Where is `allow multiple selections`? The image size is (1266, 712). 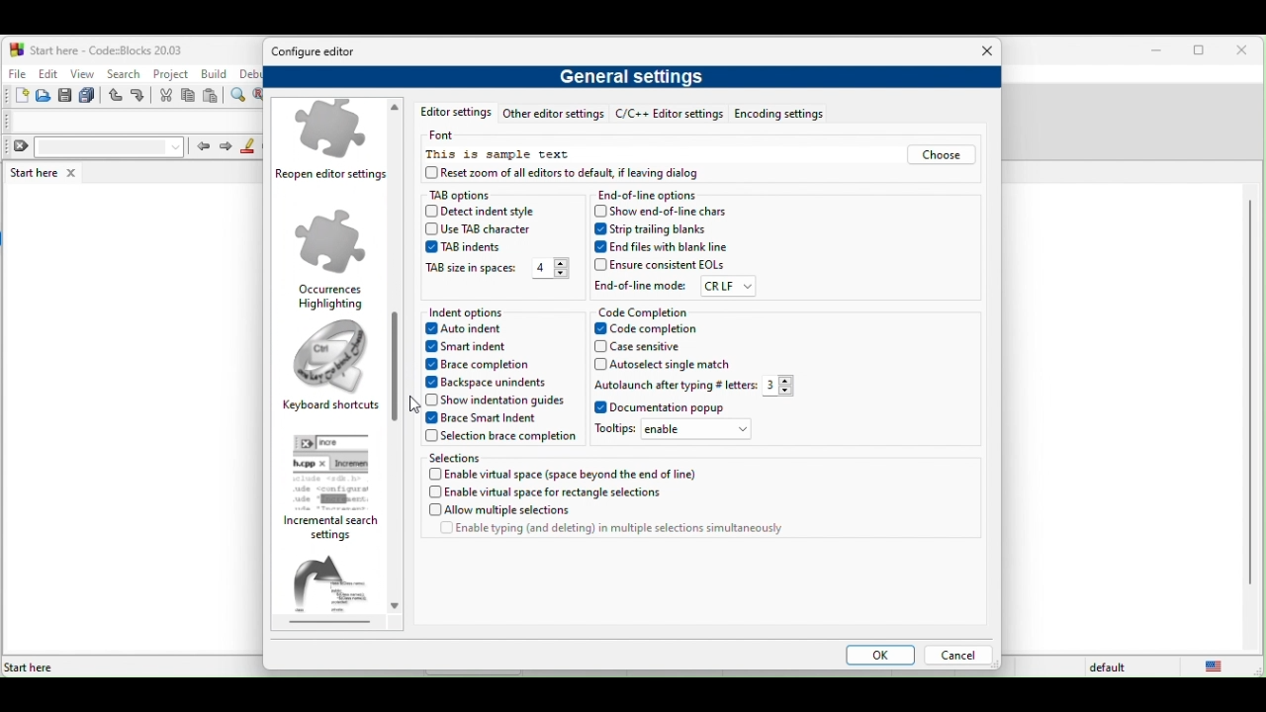
allow multiple selections is located at coordinates (546, 511).